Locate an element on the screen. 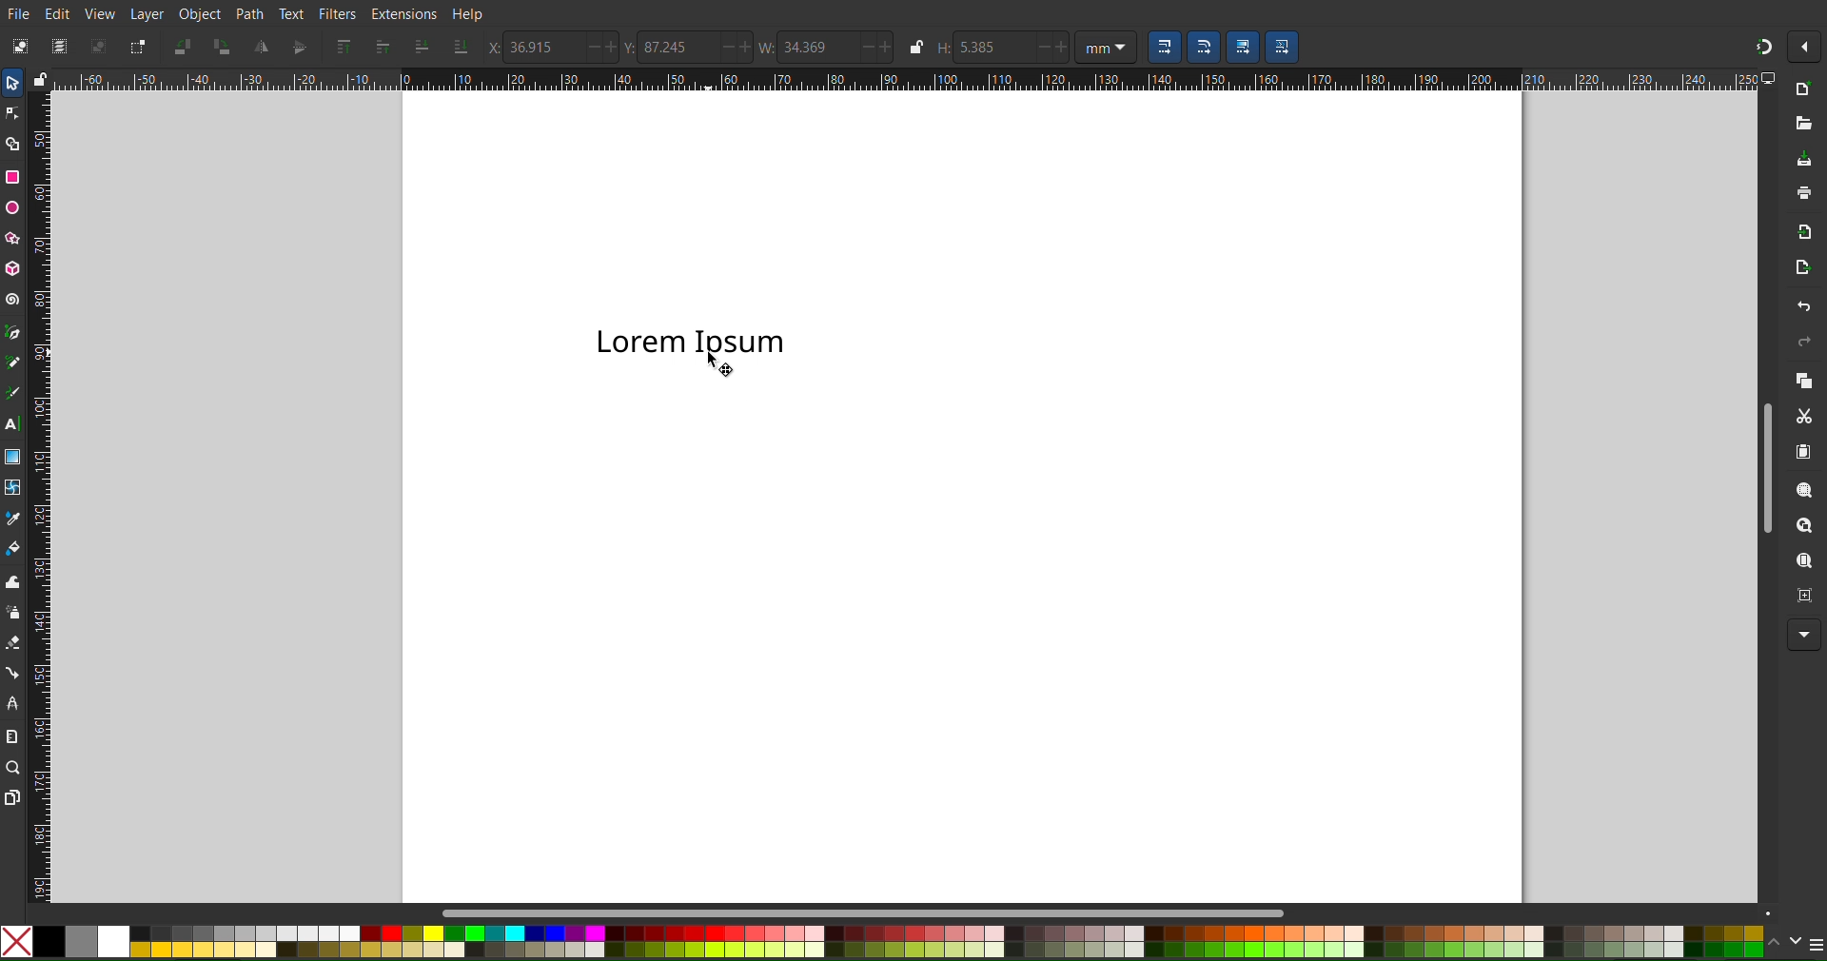 The width and height of the screenshot is (1827, 961). 3D Box Tool is located at coordinates (12, 267).